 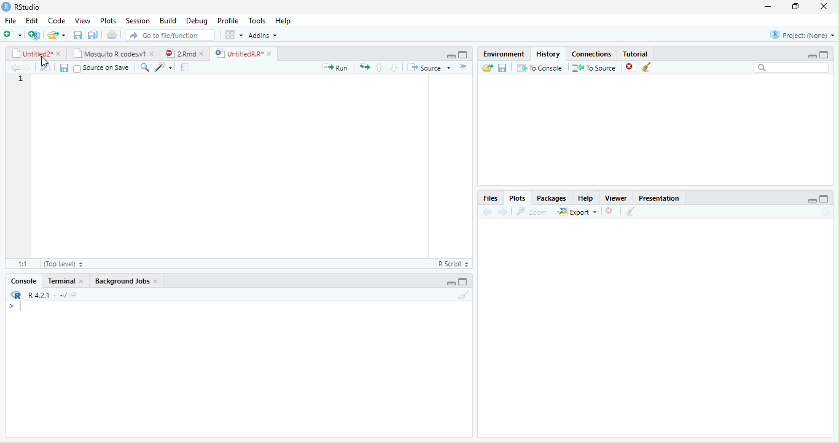 I want to click on grid, so click(x=233, y=36).